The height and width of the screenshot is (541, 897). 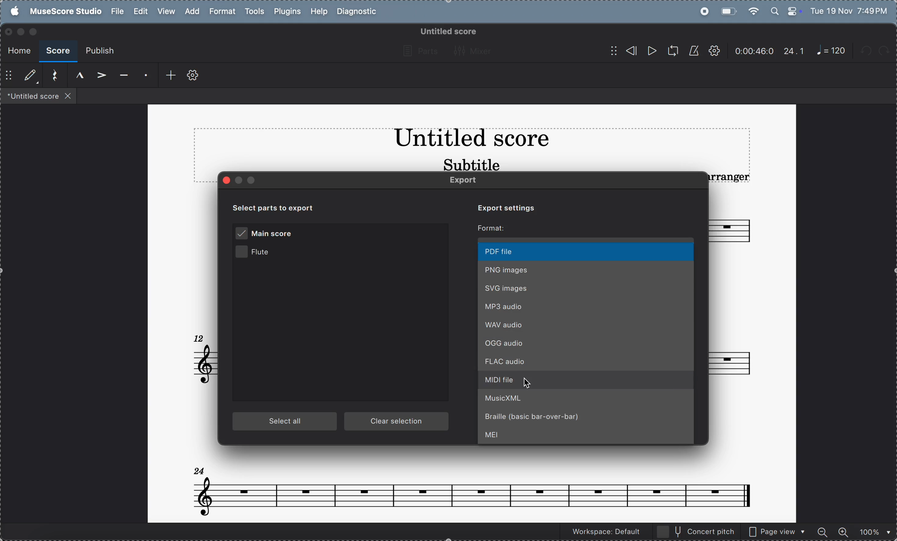 I want to click on timeframe, so click(x=754, y=51).